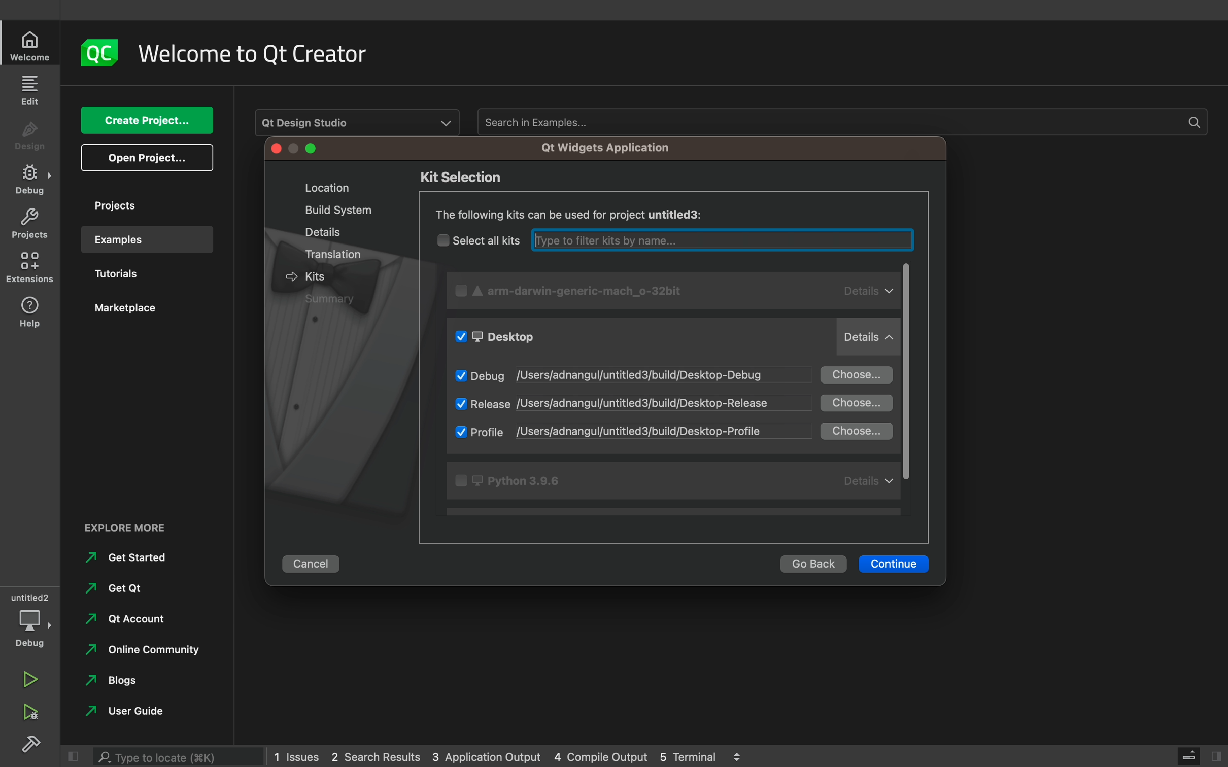  I want to click on desktop: details drop down, so click(685, 338).